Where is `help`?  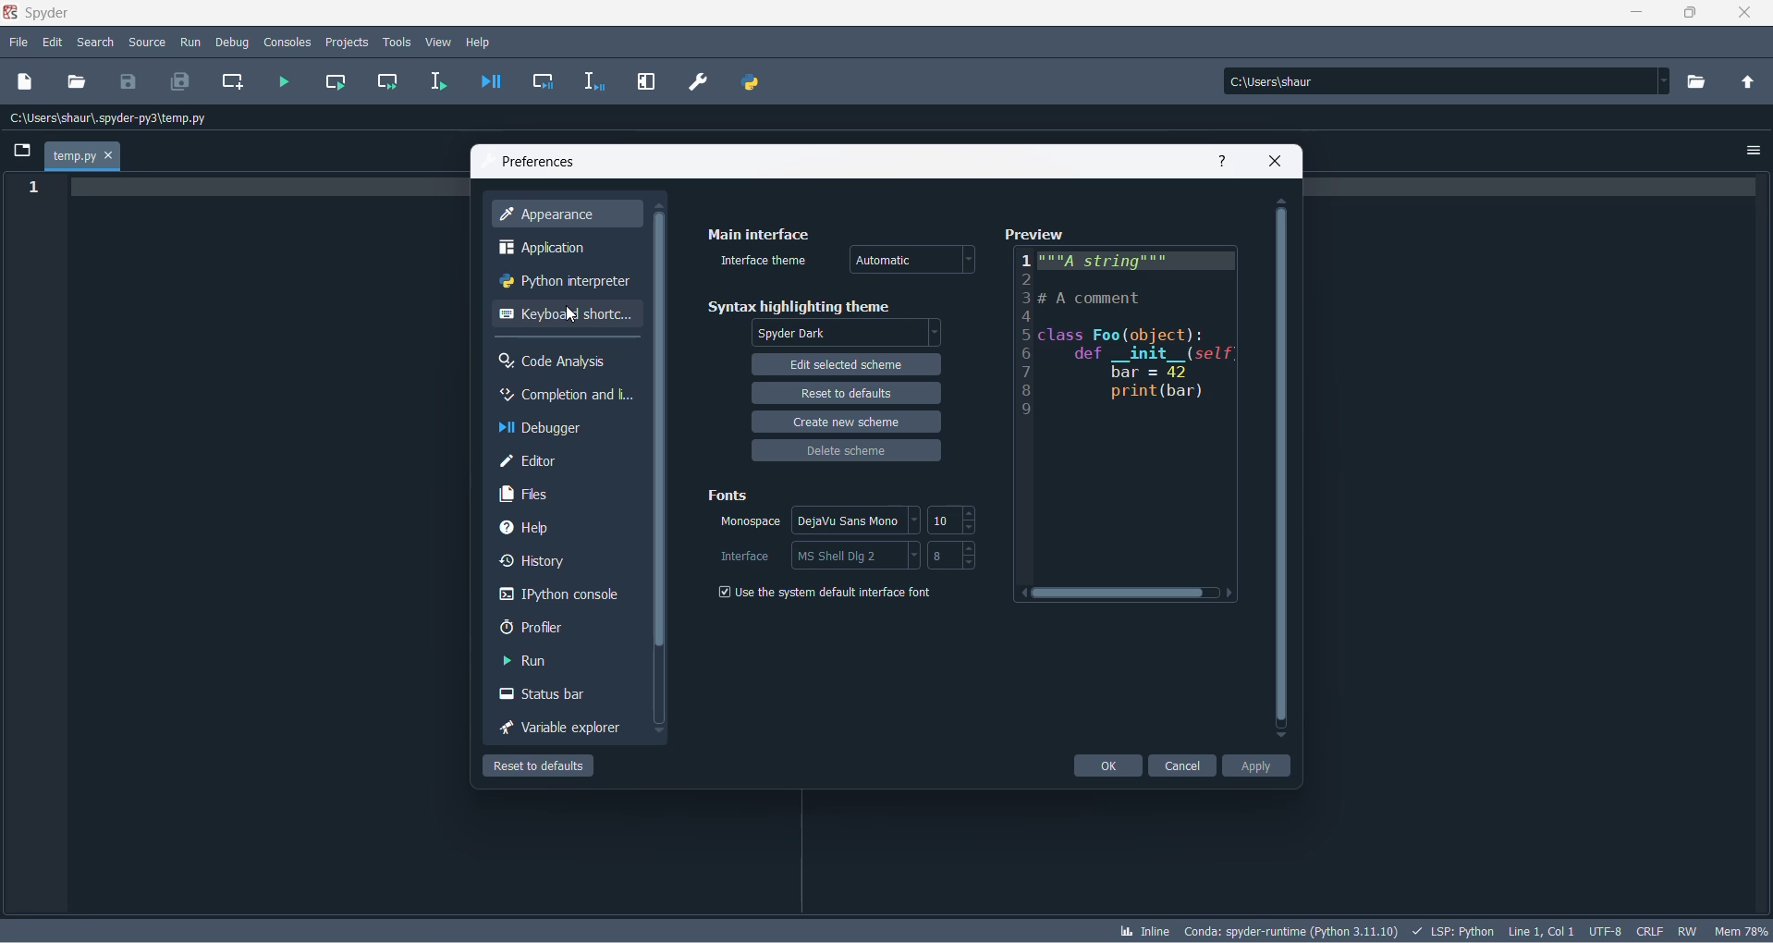 help is located at coordinates (483, 41).